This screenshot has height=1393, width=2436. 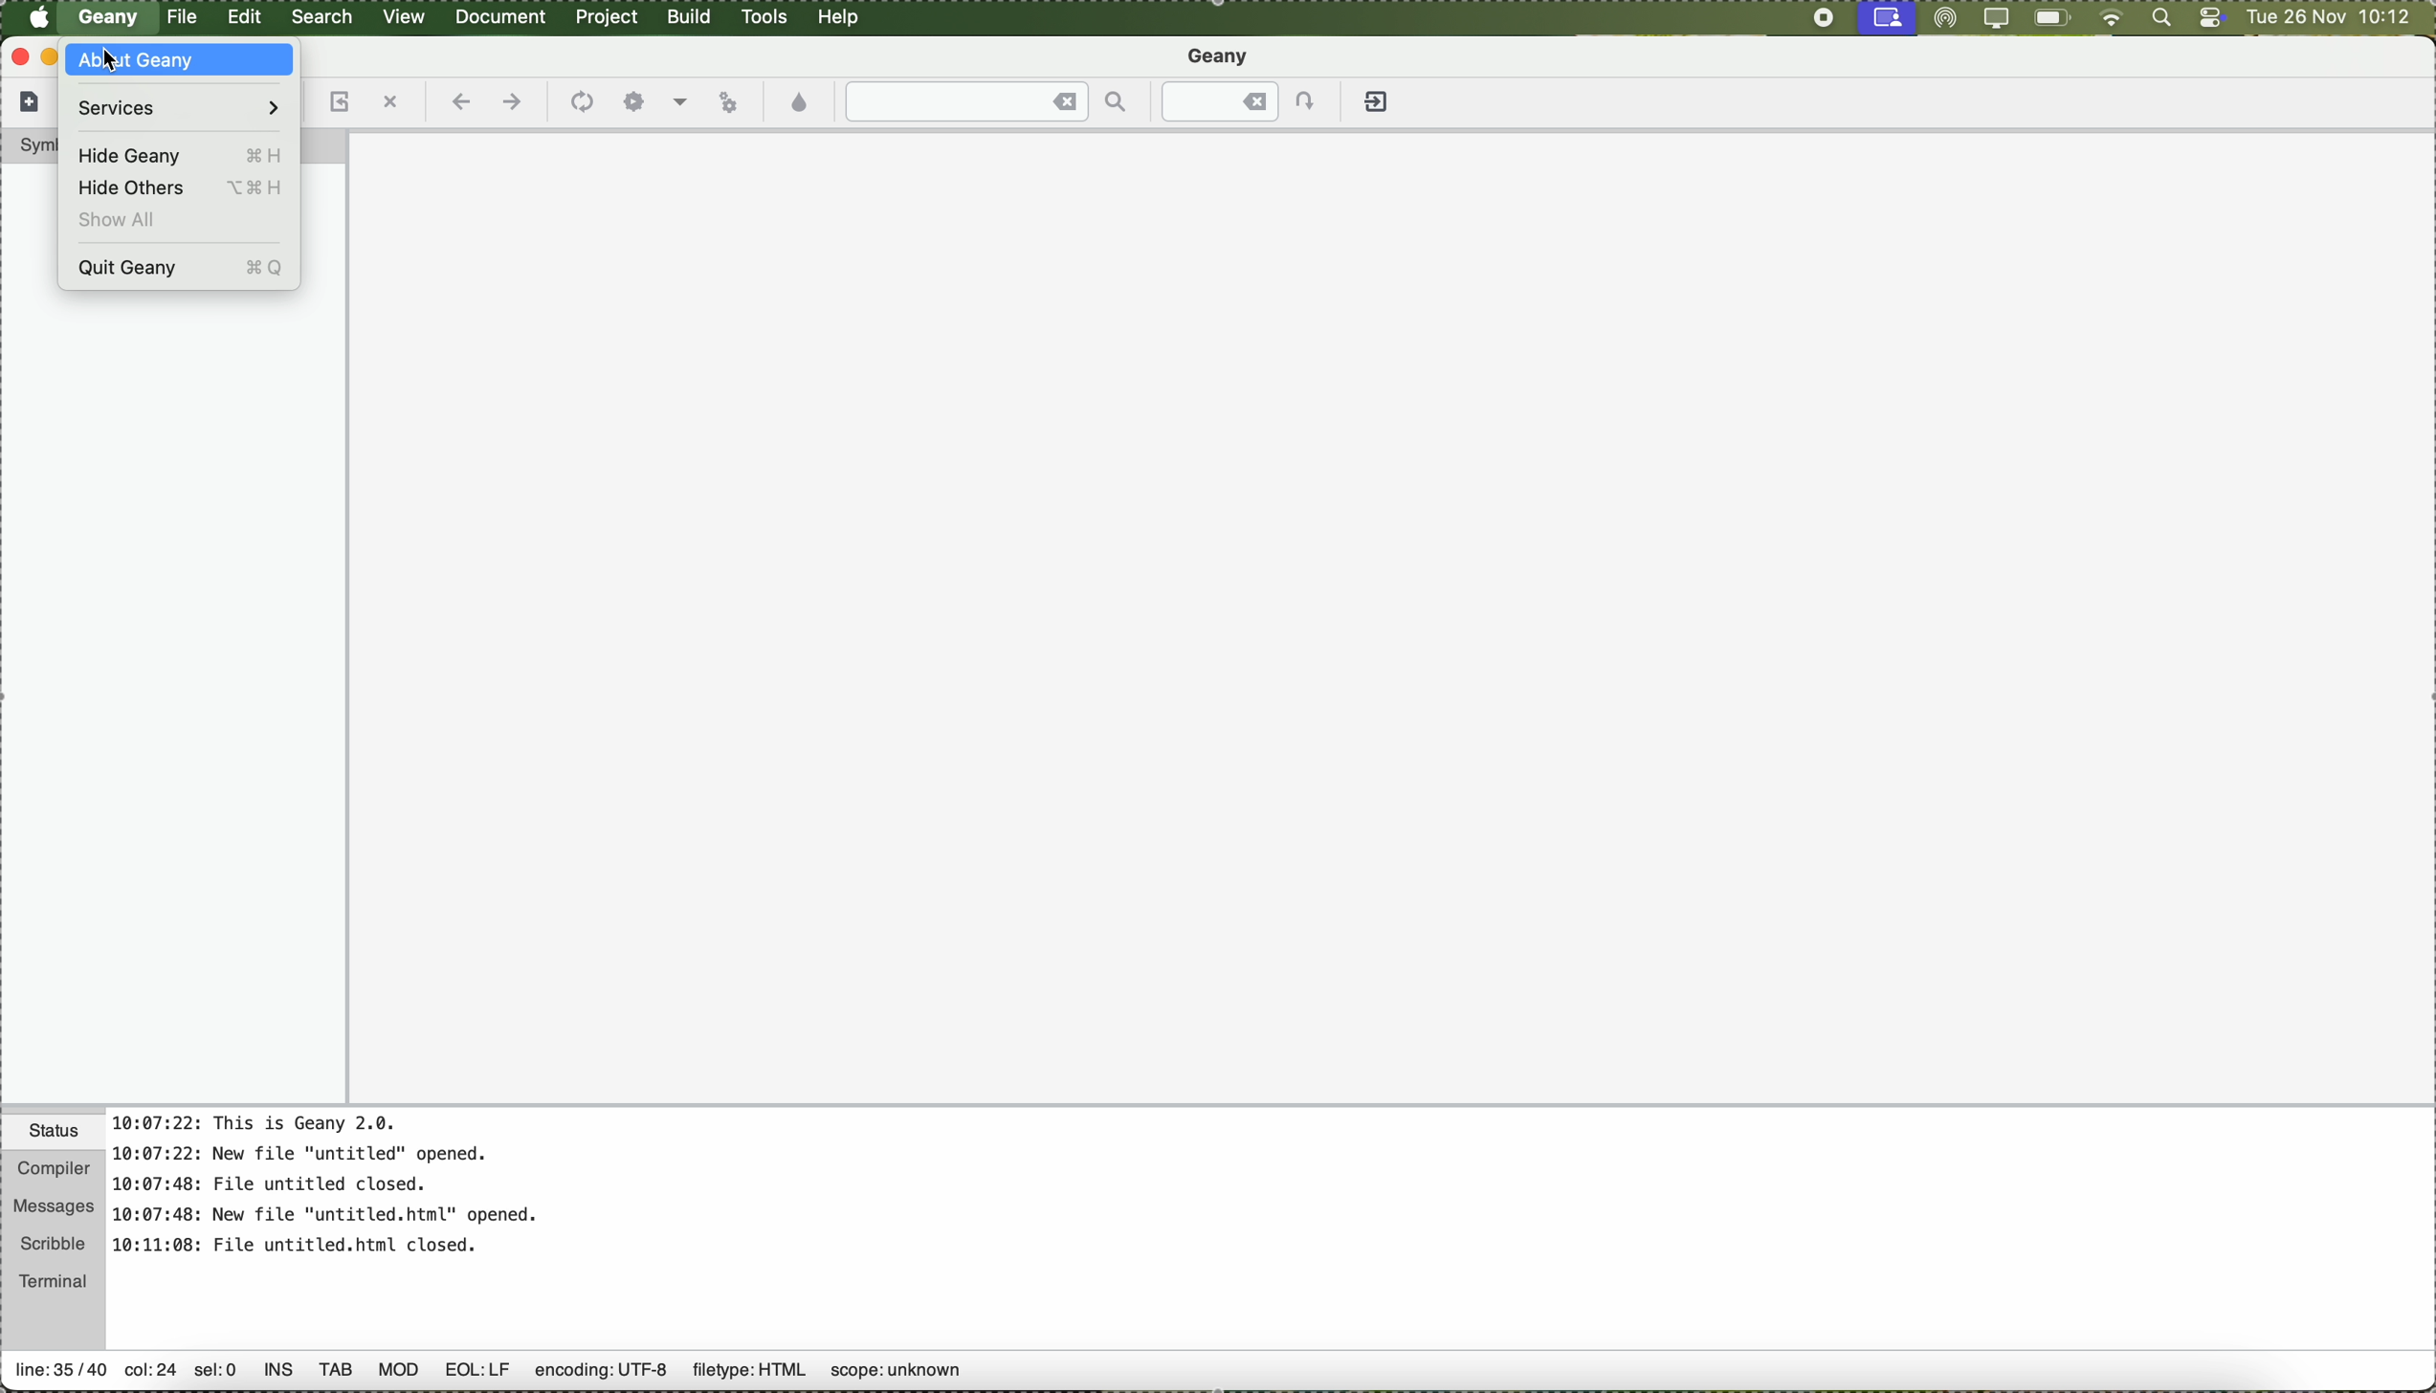 What do you see at coordinates (19, 57) in the screenshot?
I see `close Geany` at bounding box center [19, 57].